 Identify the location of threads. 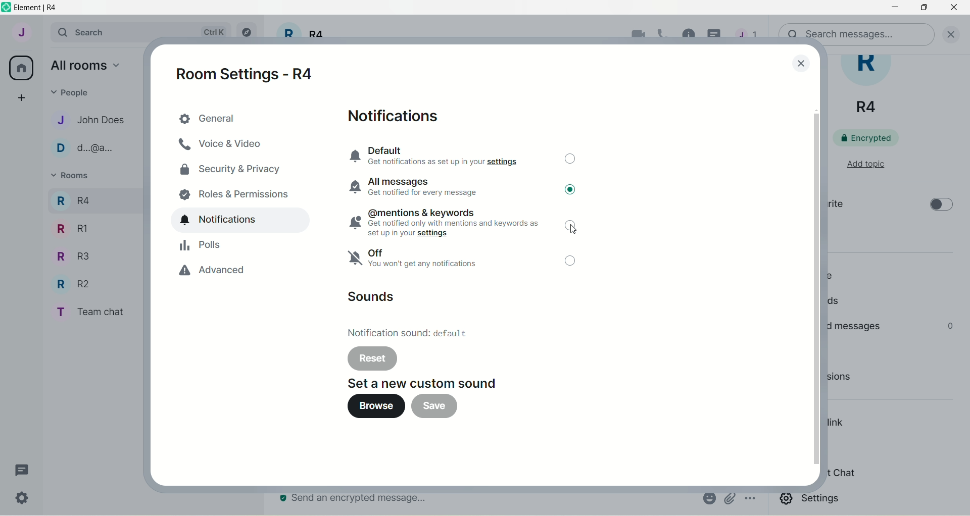
(23, 471).